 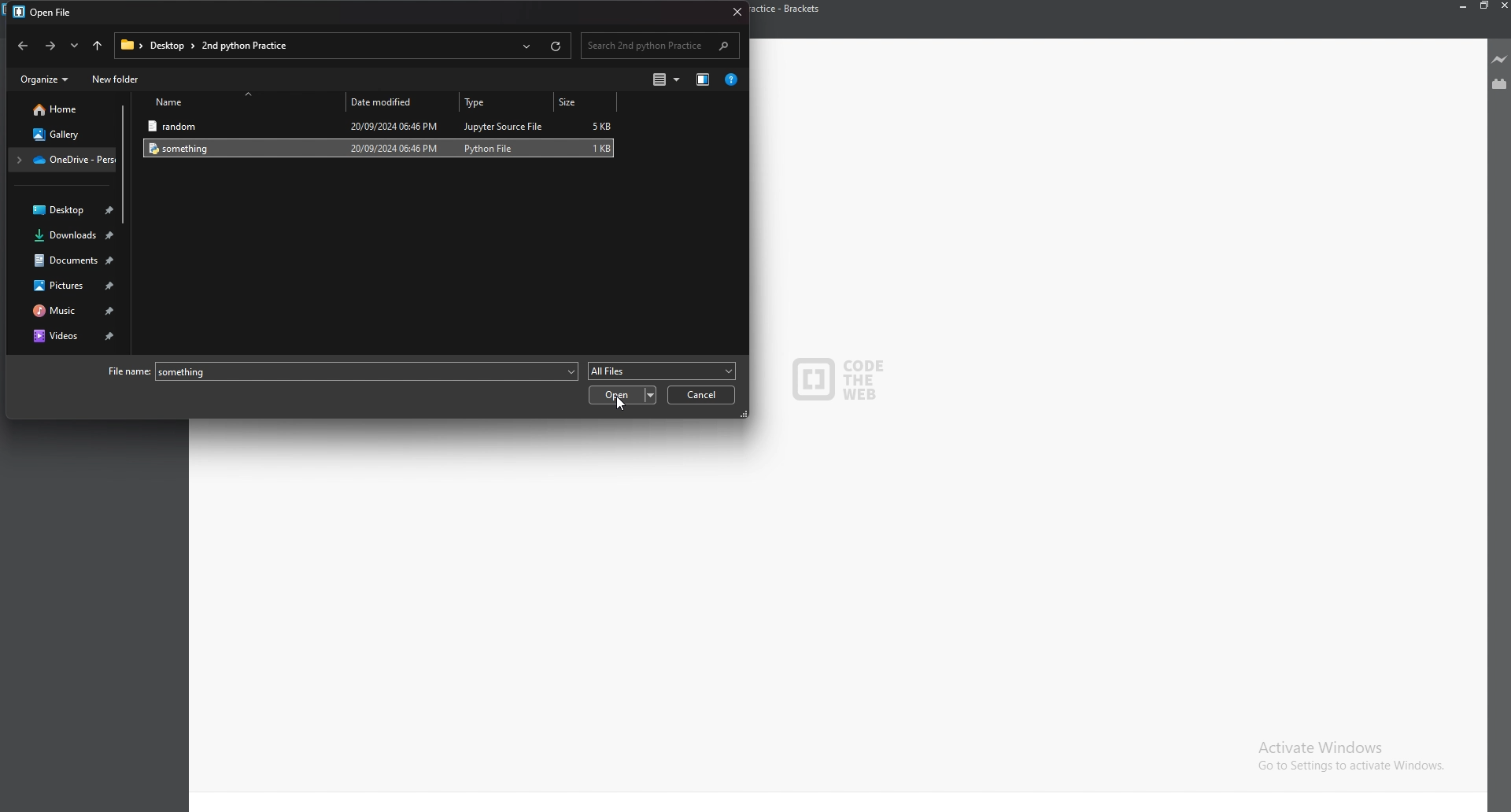 I want to click on desktop, so click(x=169, y=46).